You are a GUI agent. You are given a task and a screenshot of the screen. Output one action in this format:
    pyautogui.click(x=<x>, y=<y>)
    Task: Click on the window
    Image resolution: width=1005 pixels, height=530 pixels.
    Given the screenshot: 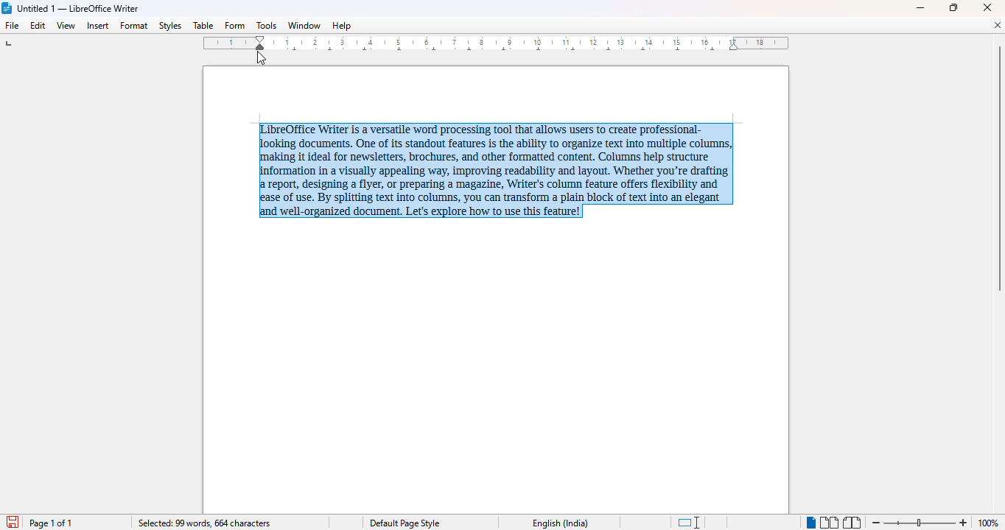 What is the action you would take?
    pyautogui.click(x=304, y=25)
    